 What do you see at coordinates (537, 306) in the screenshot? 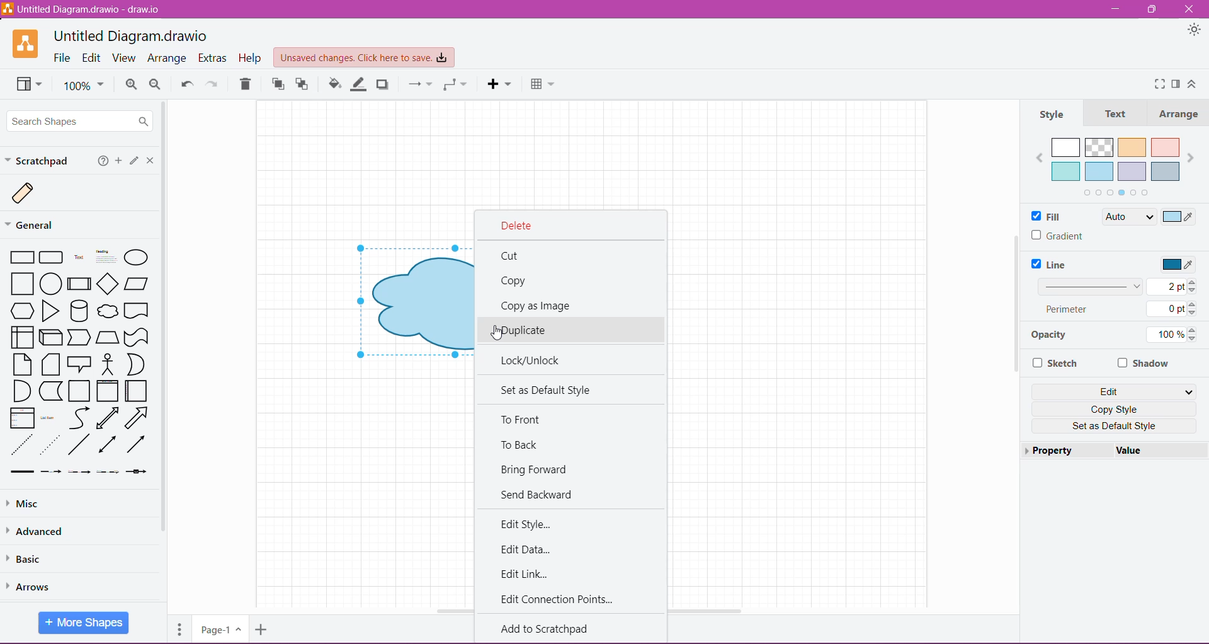
I see `Copy as Image` at bounding box center [537, 306].